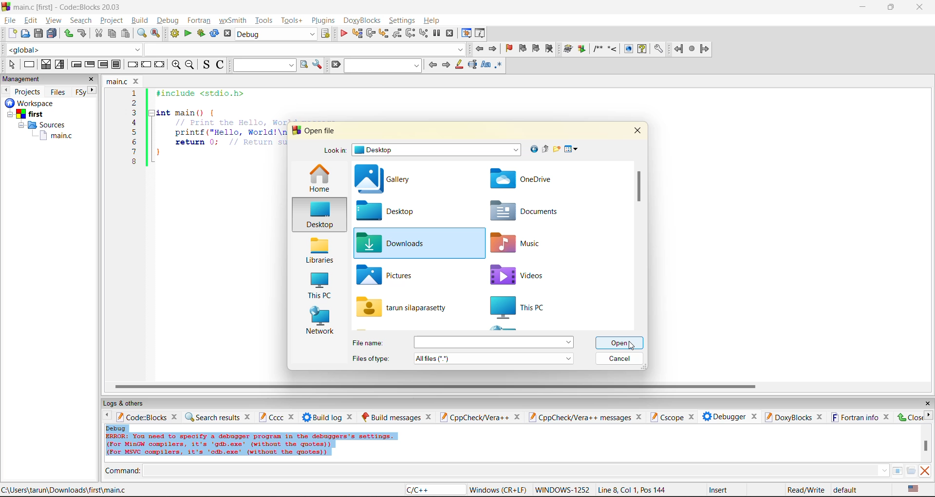 This screenshot has width=935, height=497. I want to click on search, so click(81, 20).